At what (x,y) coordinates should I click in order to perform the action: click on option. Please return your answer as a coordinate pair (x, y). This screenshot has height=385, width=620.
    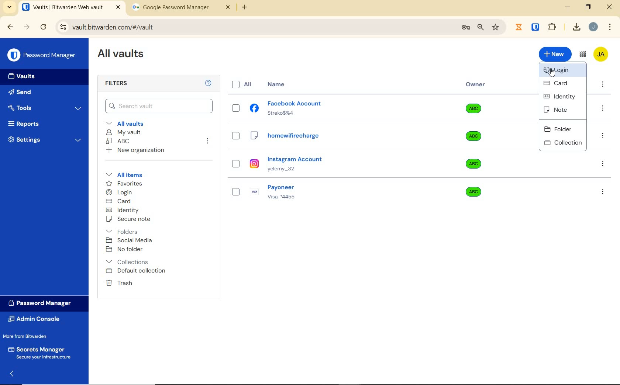
    Looking at the image, I should click on (604, 137).